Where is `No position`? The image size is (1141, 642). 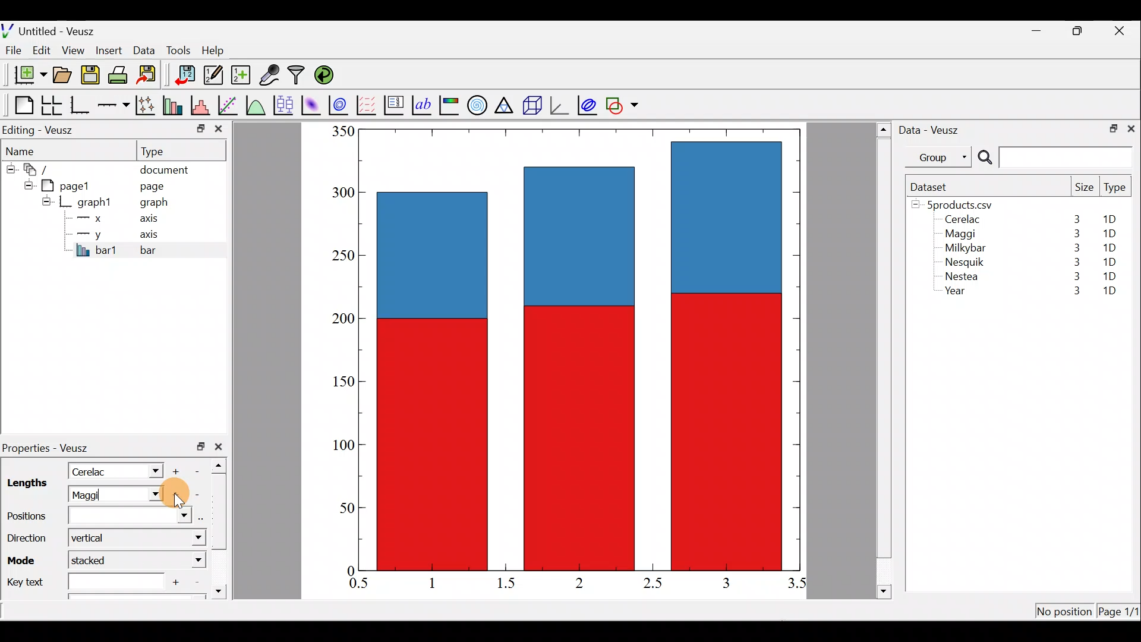
No position is located at coordinates (1065, 612).